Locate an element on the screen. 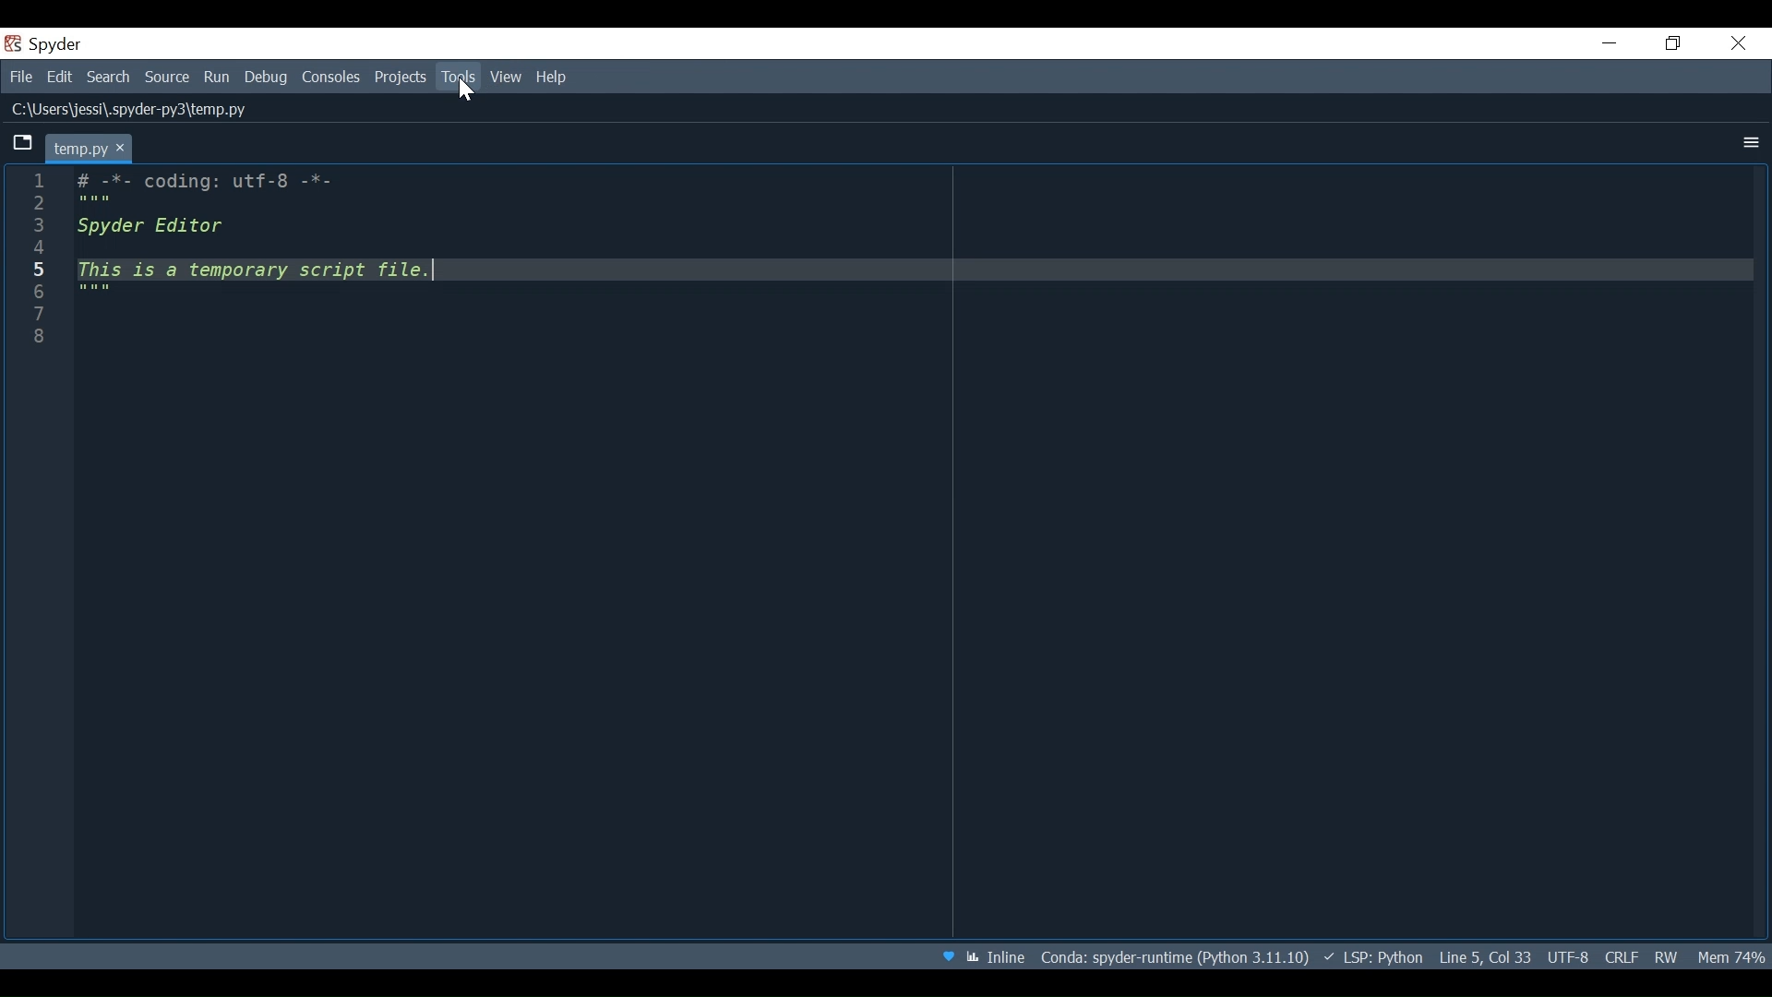  Help Spyder is located at coordinates (949, 955).